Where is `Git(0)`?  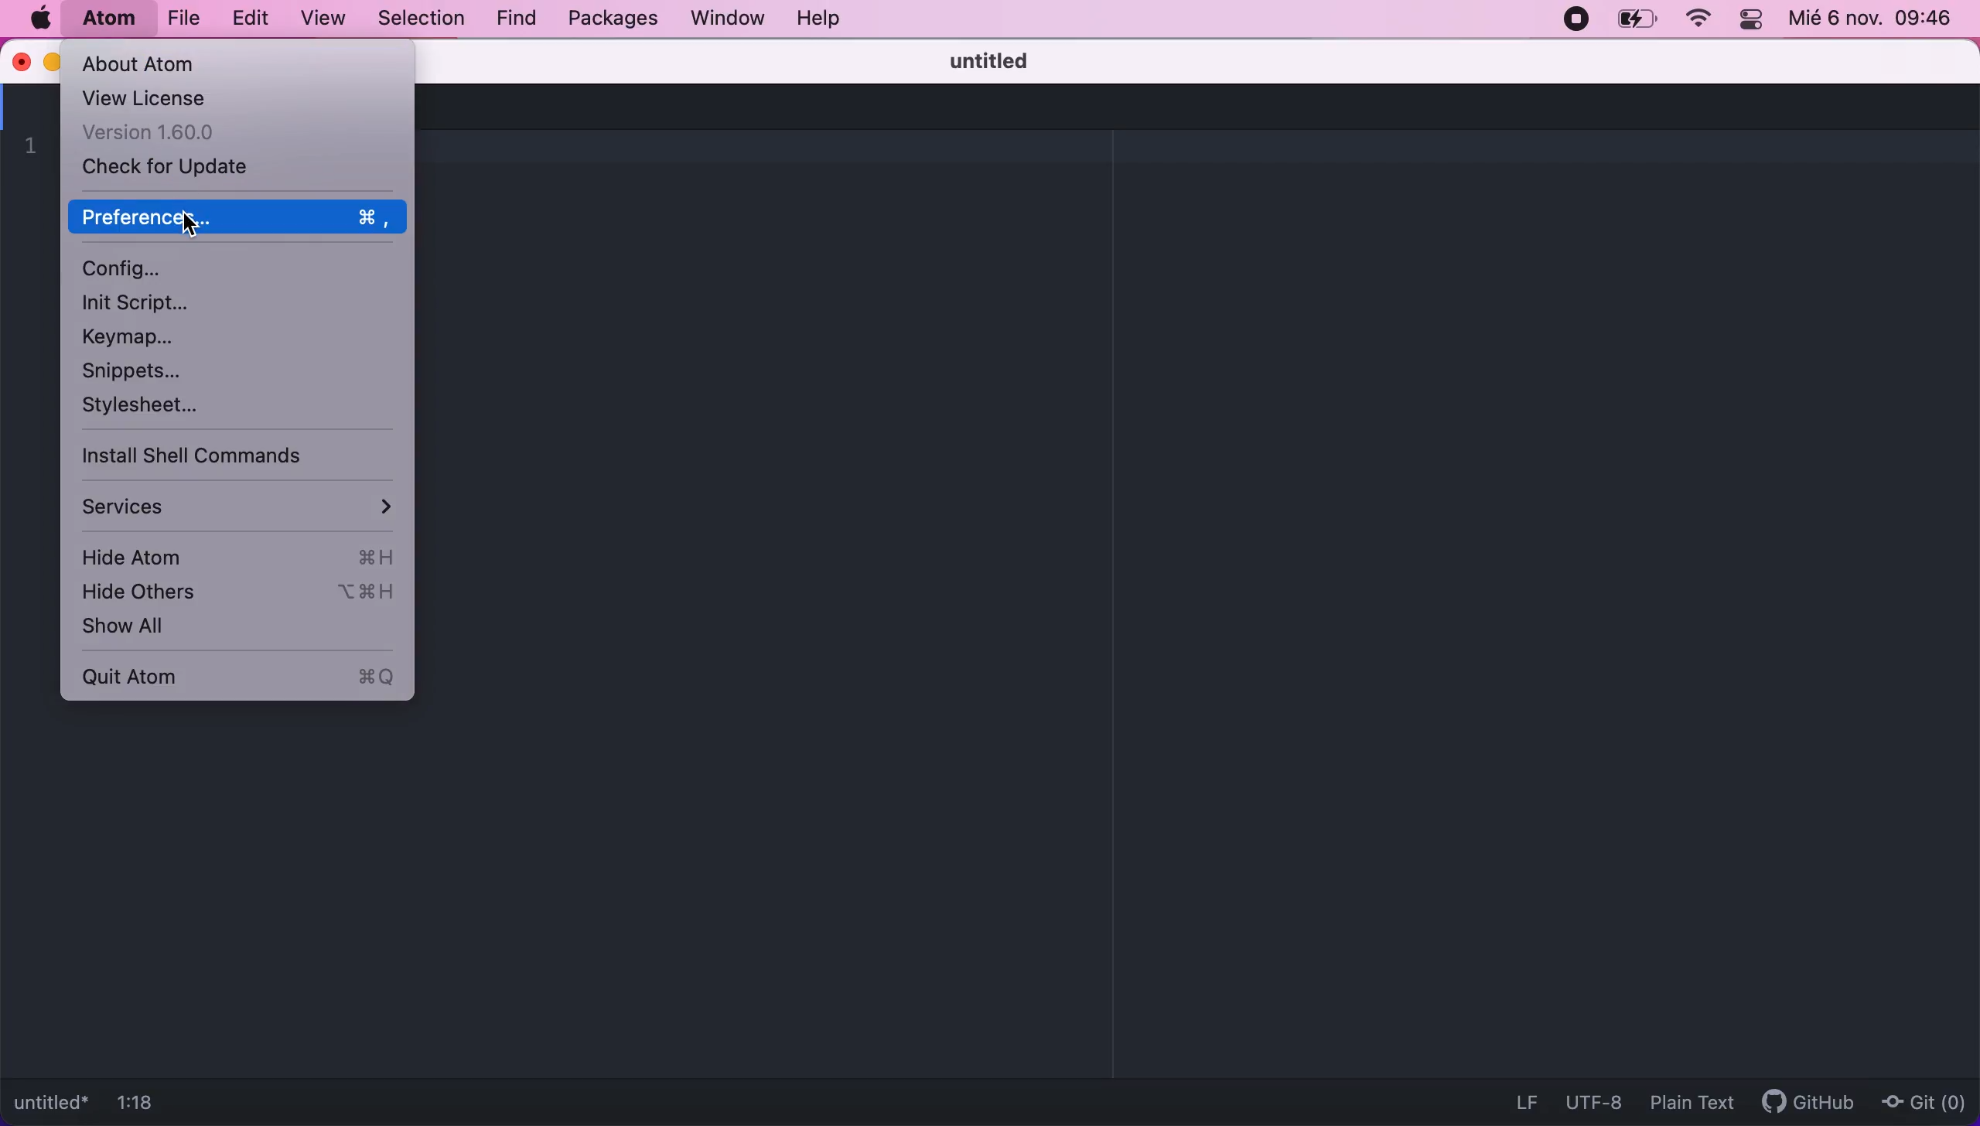
Git(0) is located at coordinates (1926, 1102).